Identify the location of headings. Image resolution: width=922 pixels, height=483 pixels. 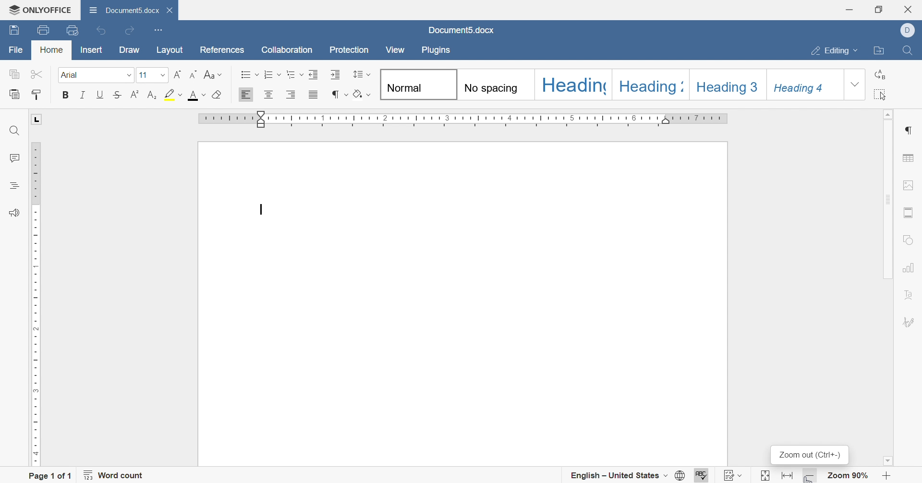
(16, 188).